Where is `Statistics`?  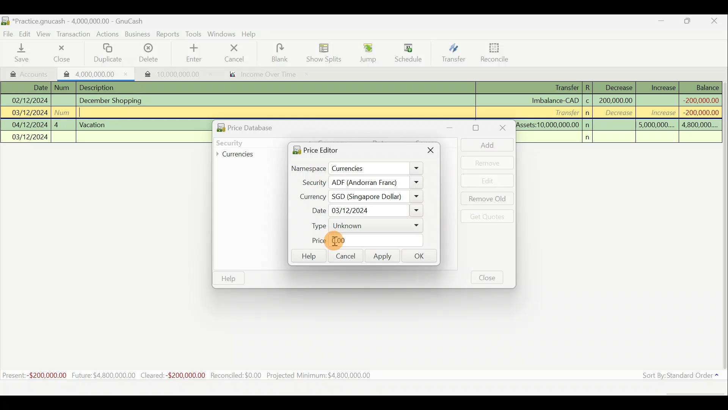
Statistics is located at coordinates (199, 375).